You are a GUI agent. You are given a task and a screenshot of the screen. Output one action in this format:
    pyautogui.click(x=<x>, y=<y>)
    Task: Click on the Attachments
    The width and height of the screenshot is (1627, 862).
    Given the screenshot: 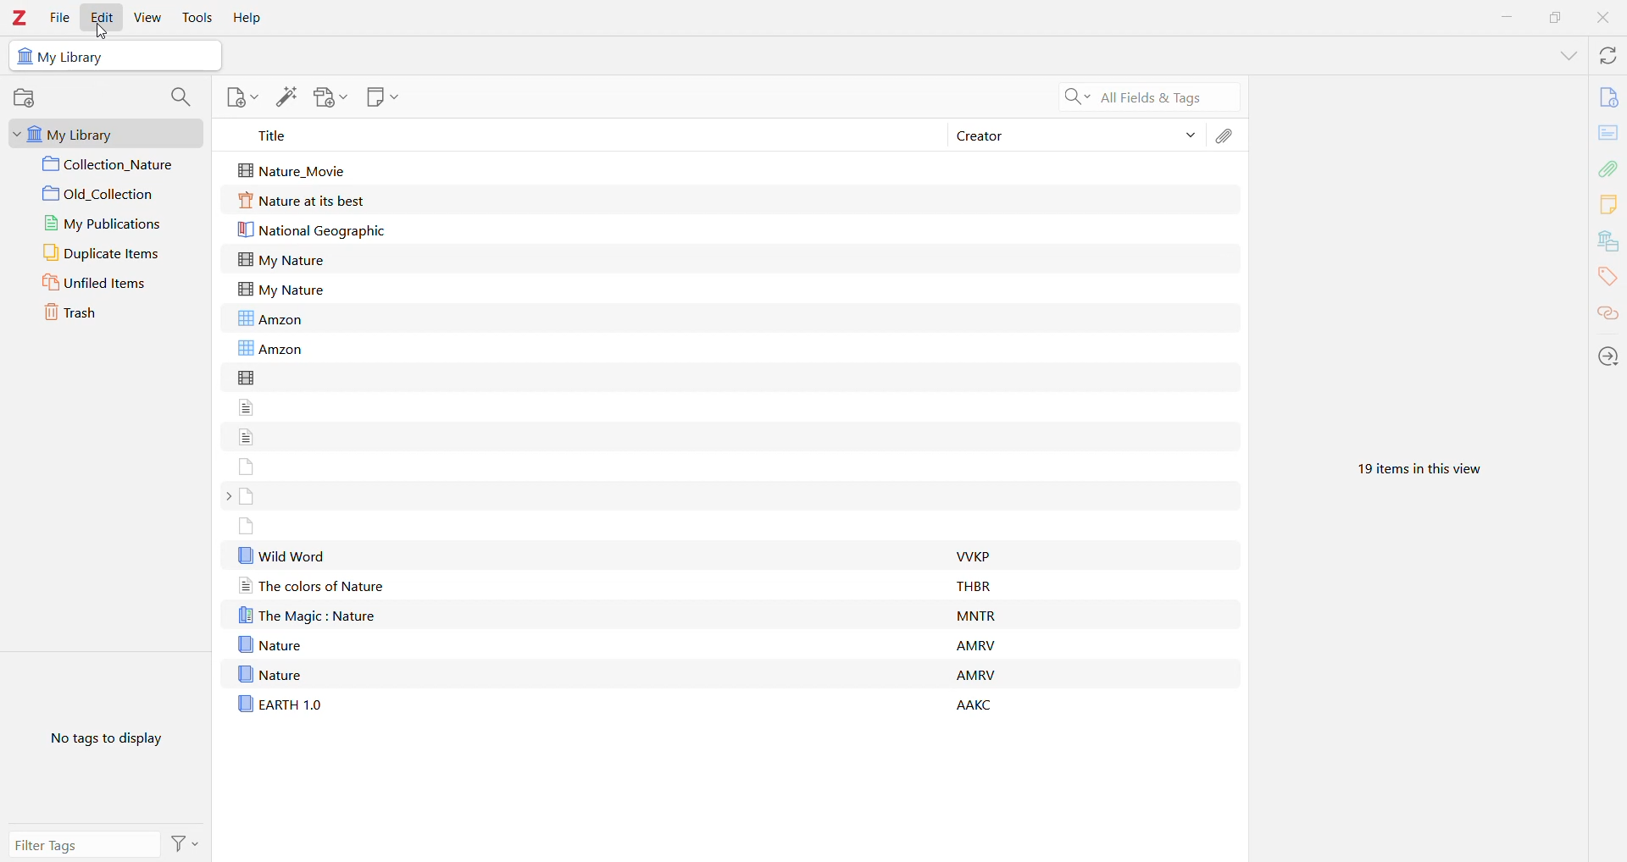 What is the action you would take?
    pyautogui.click(x=1610, y=168)
    